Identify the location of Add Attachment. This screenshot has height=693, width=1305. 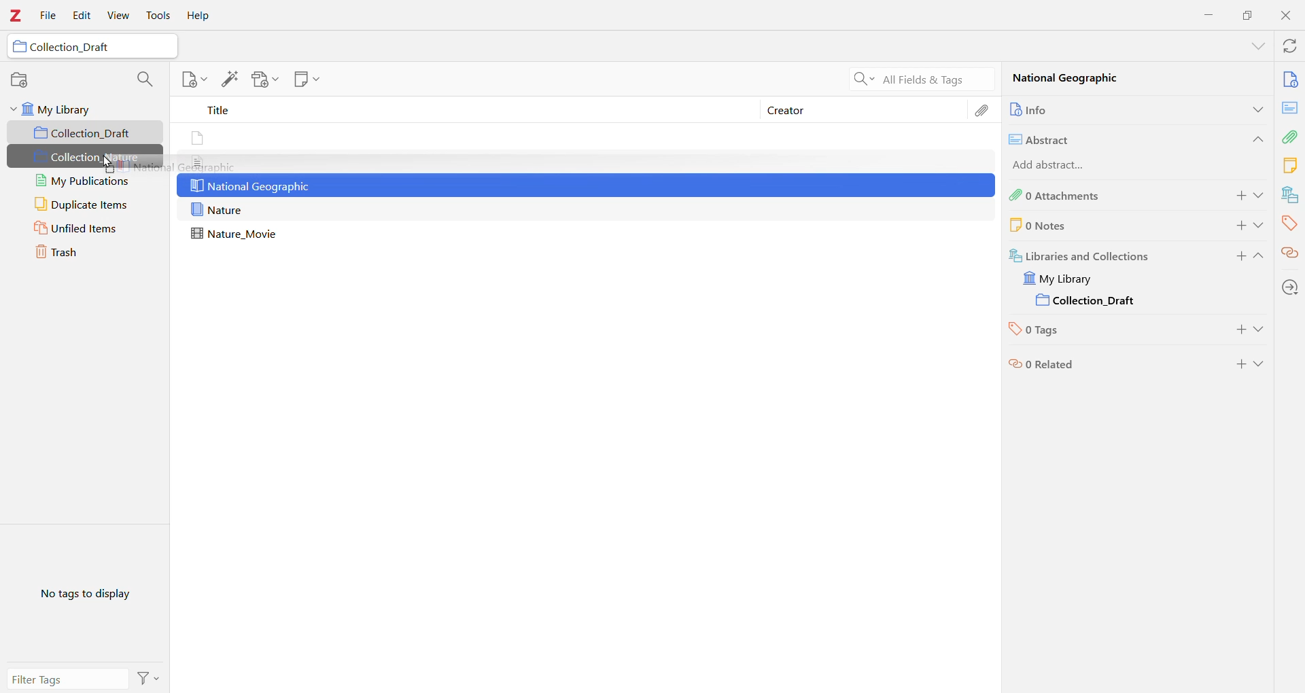
(262, 79).